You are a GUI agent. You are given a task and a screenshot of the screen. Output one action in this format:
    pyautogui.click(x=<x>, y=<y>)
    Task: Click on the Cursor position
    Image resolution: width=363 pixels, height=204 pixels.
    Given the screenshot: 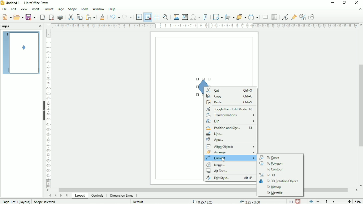 What is the action you would take?
    pyautogui.click(x=228, y=201)
    